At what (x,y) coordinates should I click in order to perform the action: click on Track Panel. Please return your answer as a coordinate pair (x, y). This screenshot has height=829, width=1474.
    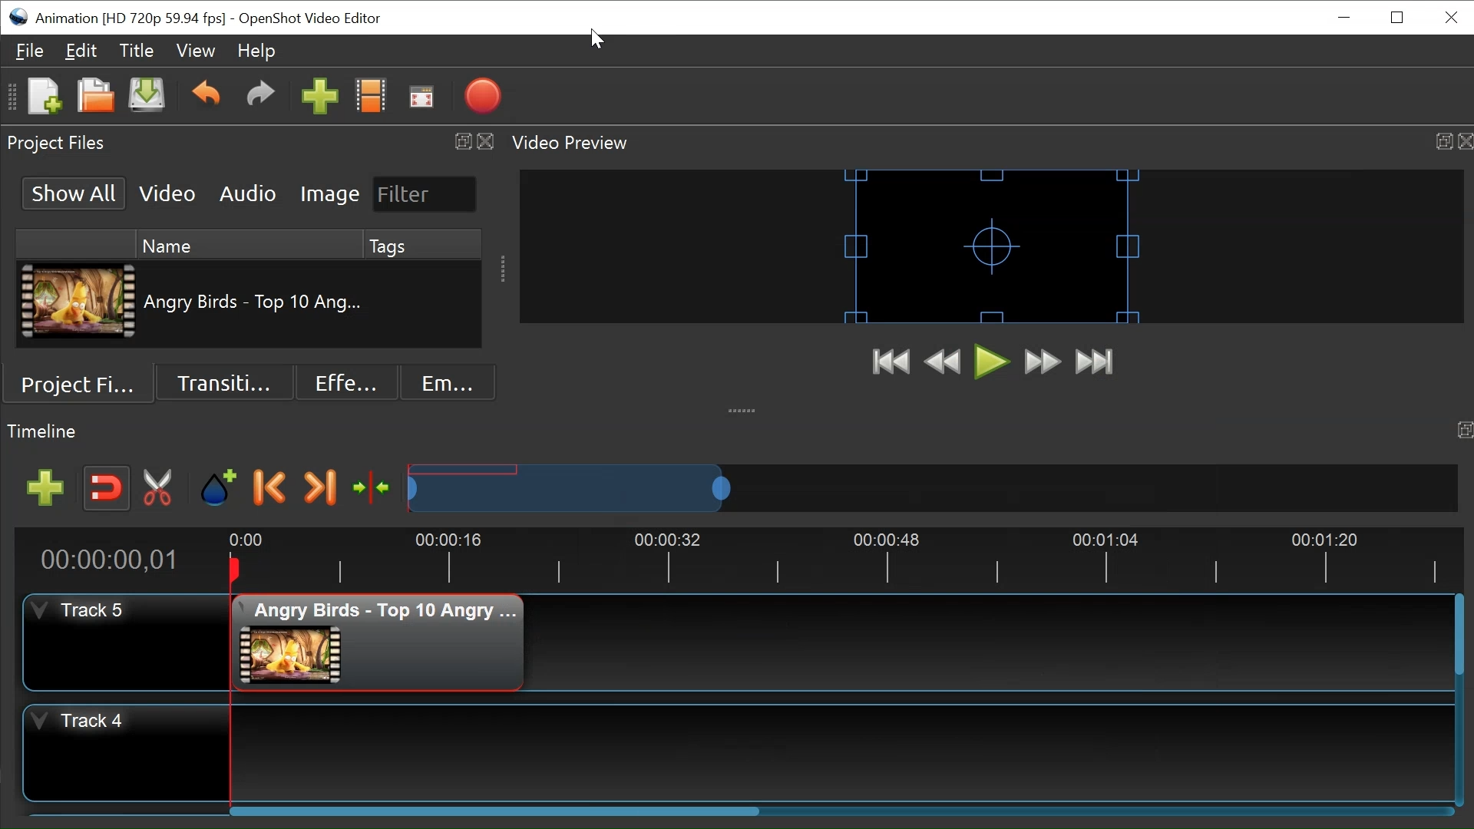
    Looking at the image, I should click on (842, 752).